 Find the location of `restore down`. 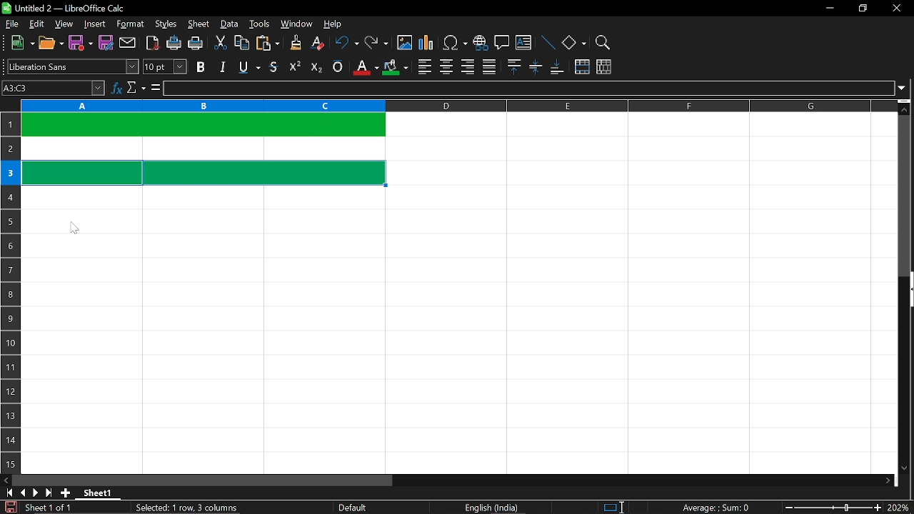

restore down is located at coordinates (862, 7).